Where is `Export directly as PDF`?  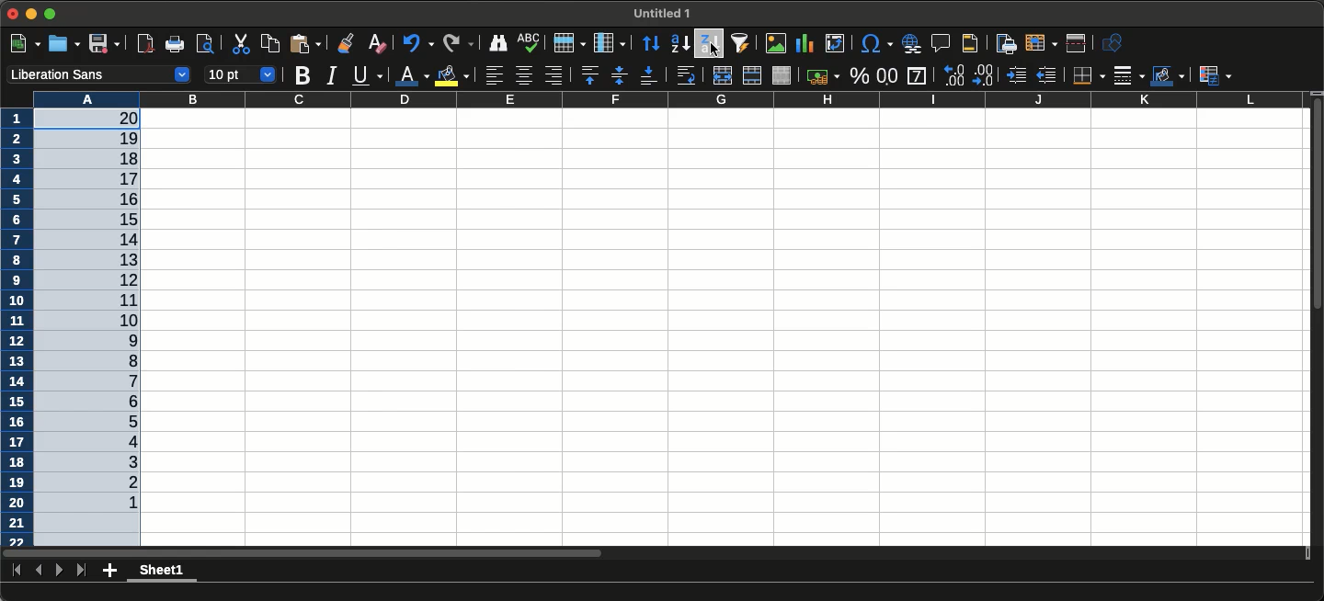
Export directly as PDF is located at coordinates (144, 45).